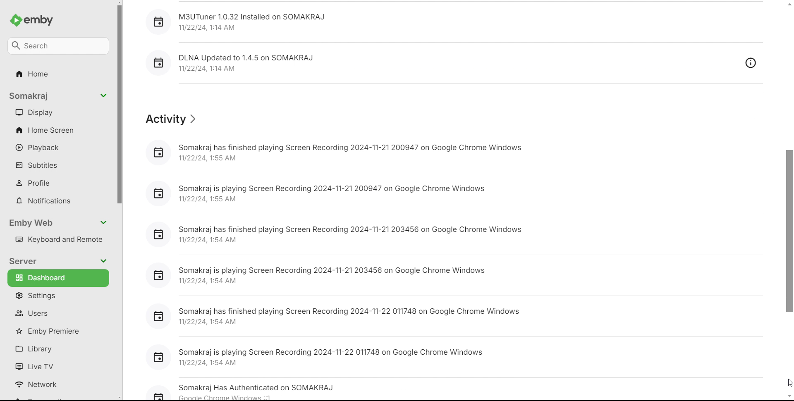  I want to click on library, so click(56, 347).